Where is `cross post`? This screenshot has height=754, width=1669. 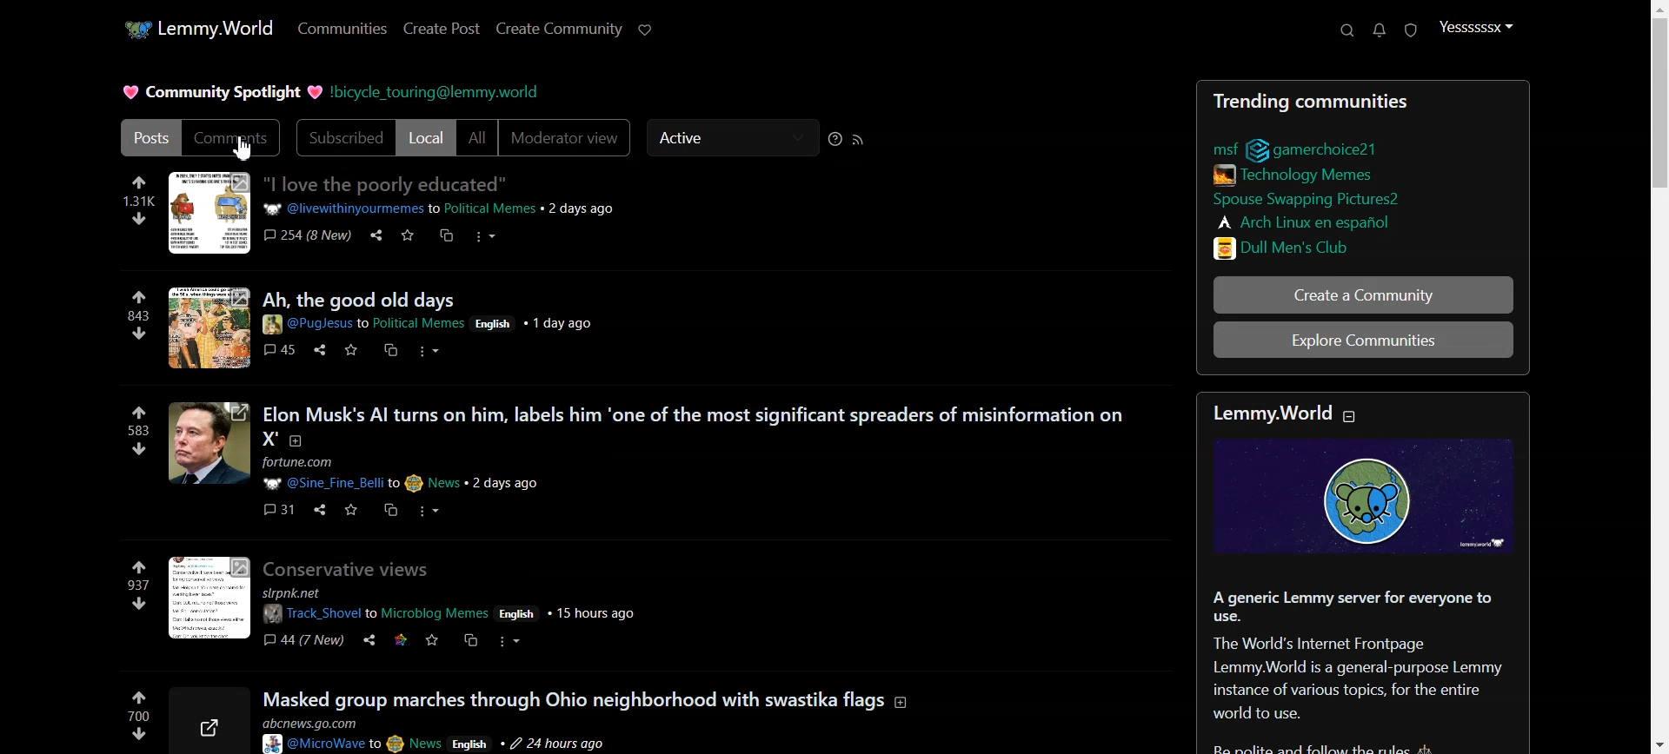 cross post is located at coordinates (389, 508).